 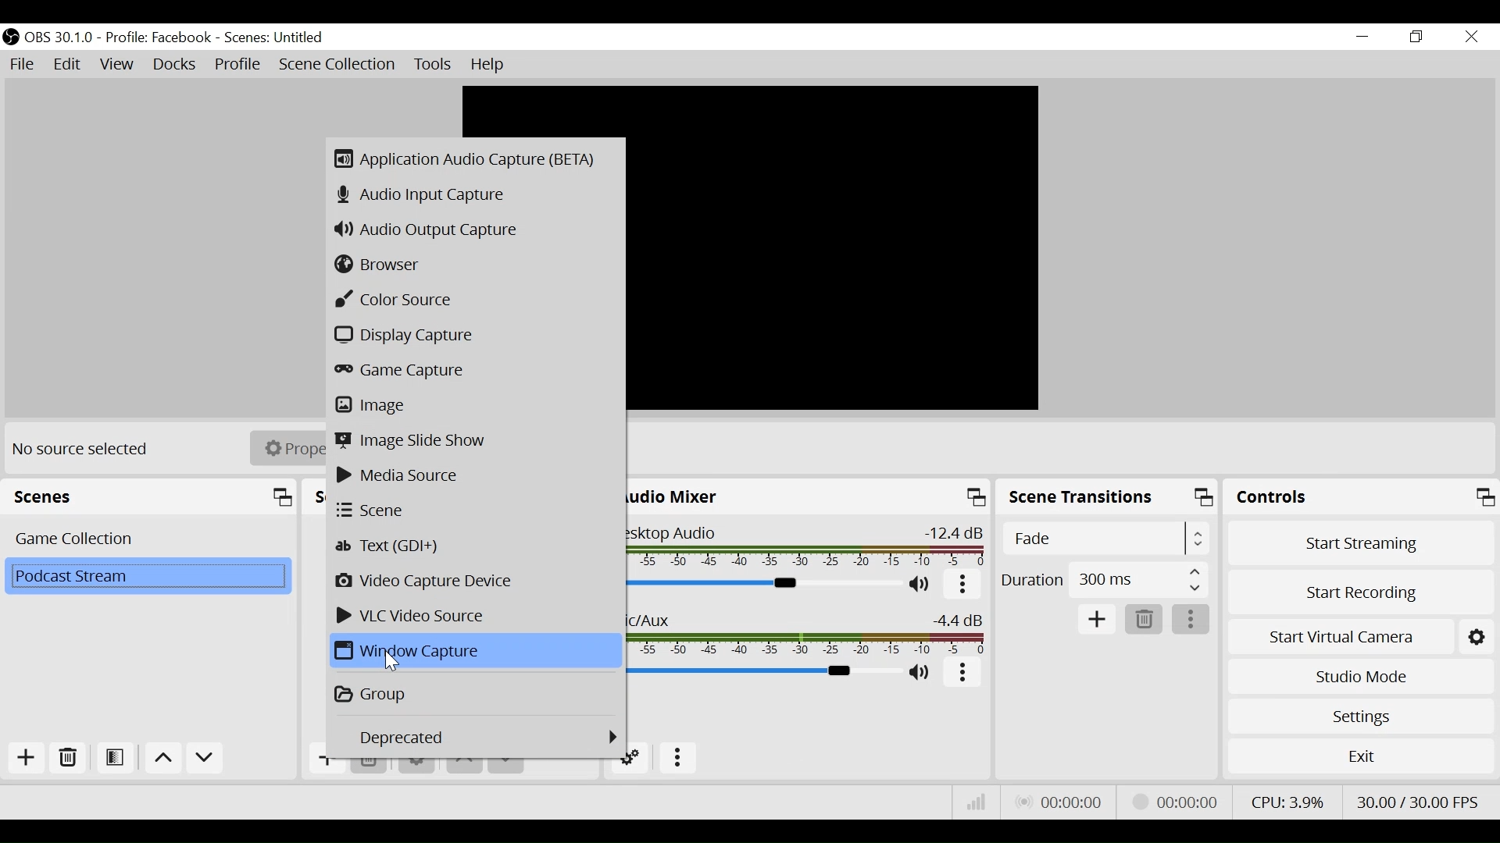 I want to click on Video Capture Device, so click(x=475, y=582).